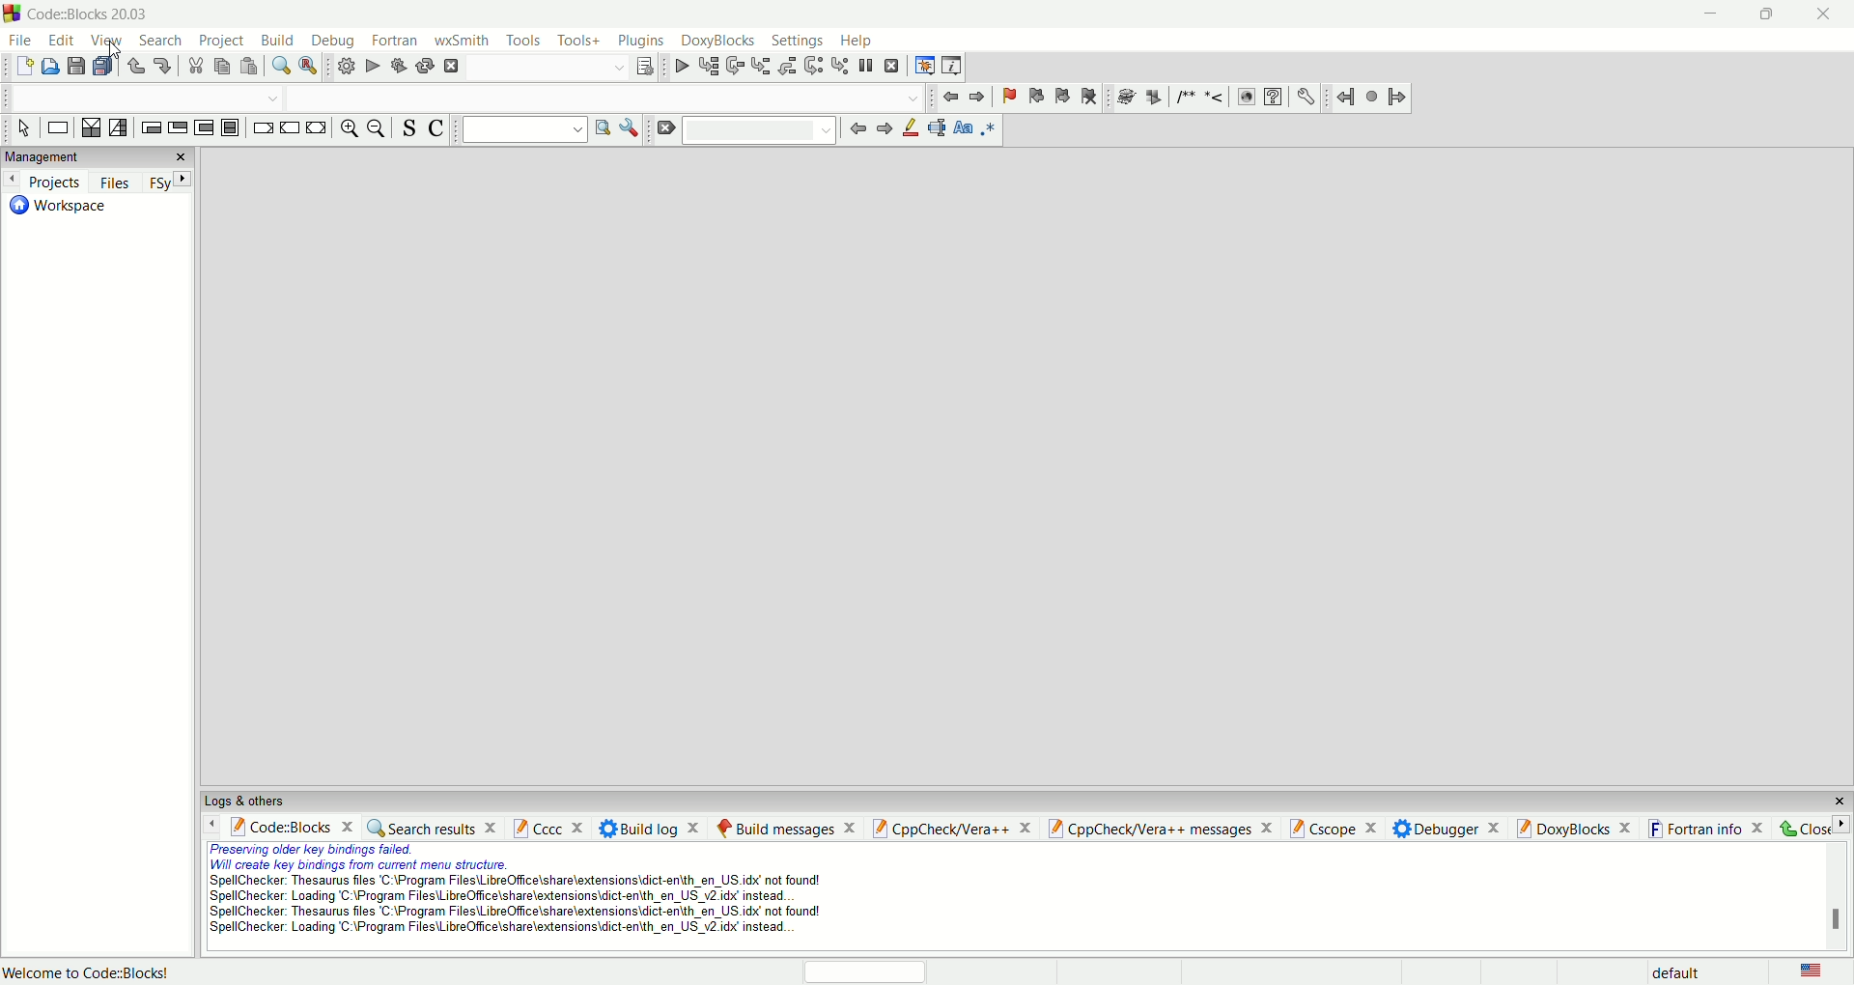  What do you see at coordinates (1216, 98) in the screenshot?
I see `Insert a line` at bounding box center [1216, 98].